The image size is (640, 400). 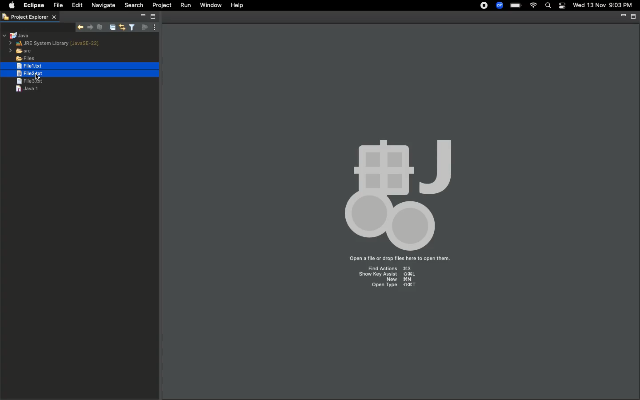 What do you see at coordinates (399, 280) in the screenshot?
I see `New` at bounding box center [399, 280].